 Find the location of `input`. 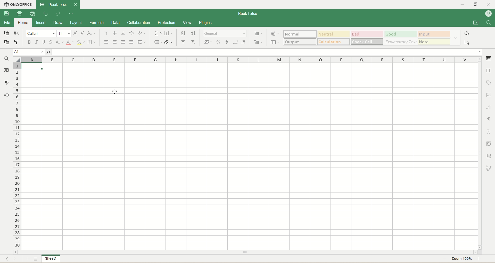

input is located at coordinates (434, 34).